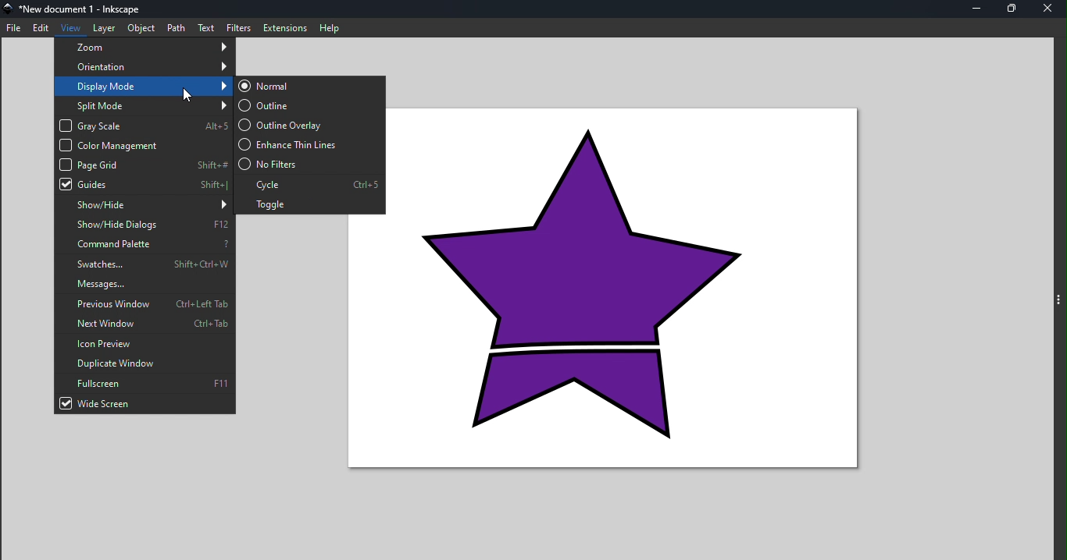 This screenshot has height=560, width=1067. Describe the element at coordinates (145, 384) in the screenshot. I see `Full screen` at that location.